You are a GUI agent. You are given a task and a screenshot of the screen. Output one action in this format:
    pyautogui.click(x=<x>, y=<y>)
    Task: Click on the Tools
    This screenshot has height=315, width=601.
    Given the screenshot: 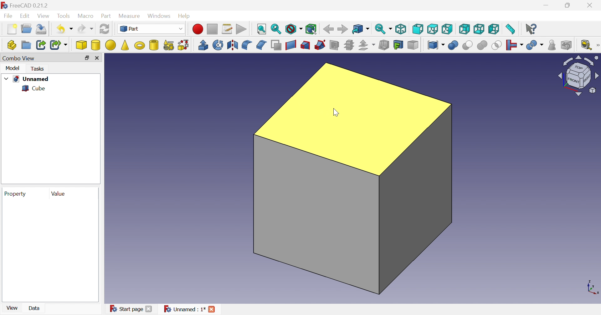 What is the action you would take?
    pyautogui.click(x=64, y=16)
    